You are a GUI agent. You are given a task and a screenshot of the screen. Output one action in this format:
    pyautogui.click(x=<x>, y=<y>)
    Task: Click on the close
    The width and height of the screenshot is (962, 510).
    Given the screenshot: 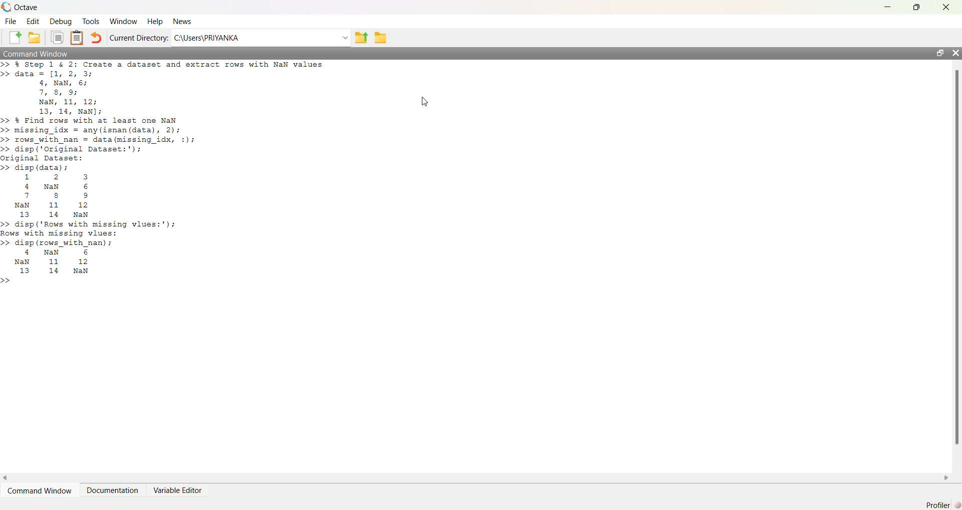 What is the action you would take?
    pyautogui.click(x=955, y=53)
    